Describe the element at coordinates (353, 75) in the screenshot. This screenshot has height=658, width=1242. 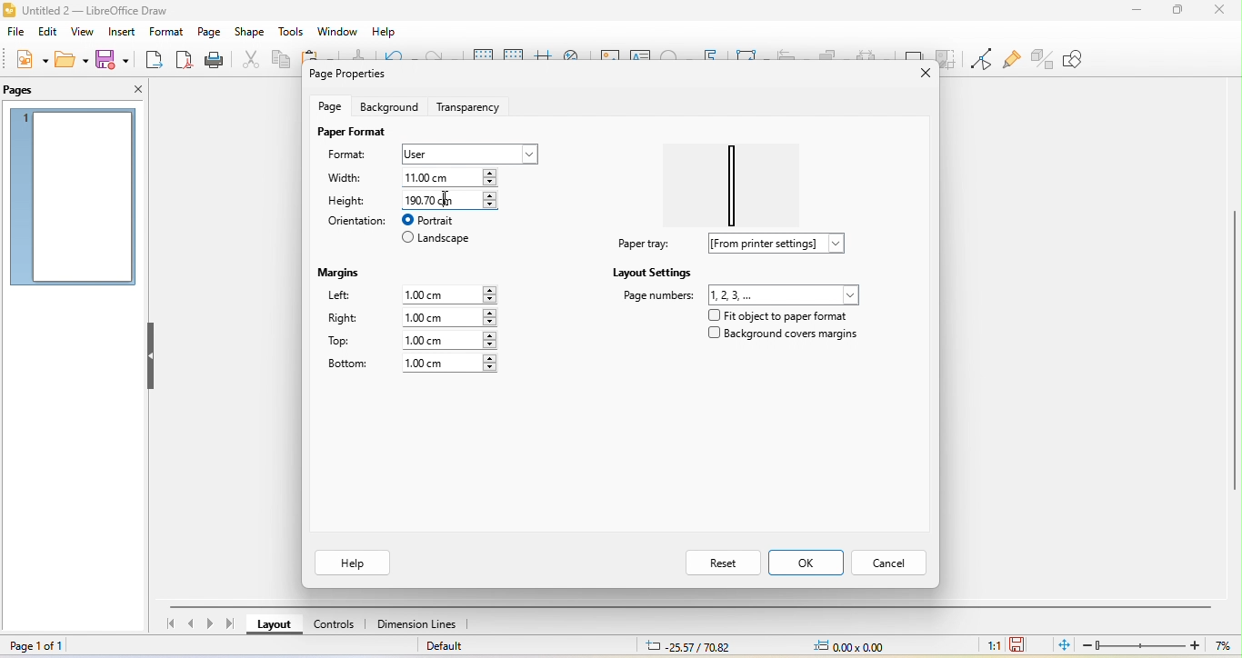
I see `page properties` at that location.